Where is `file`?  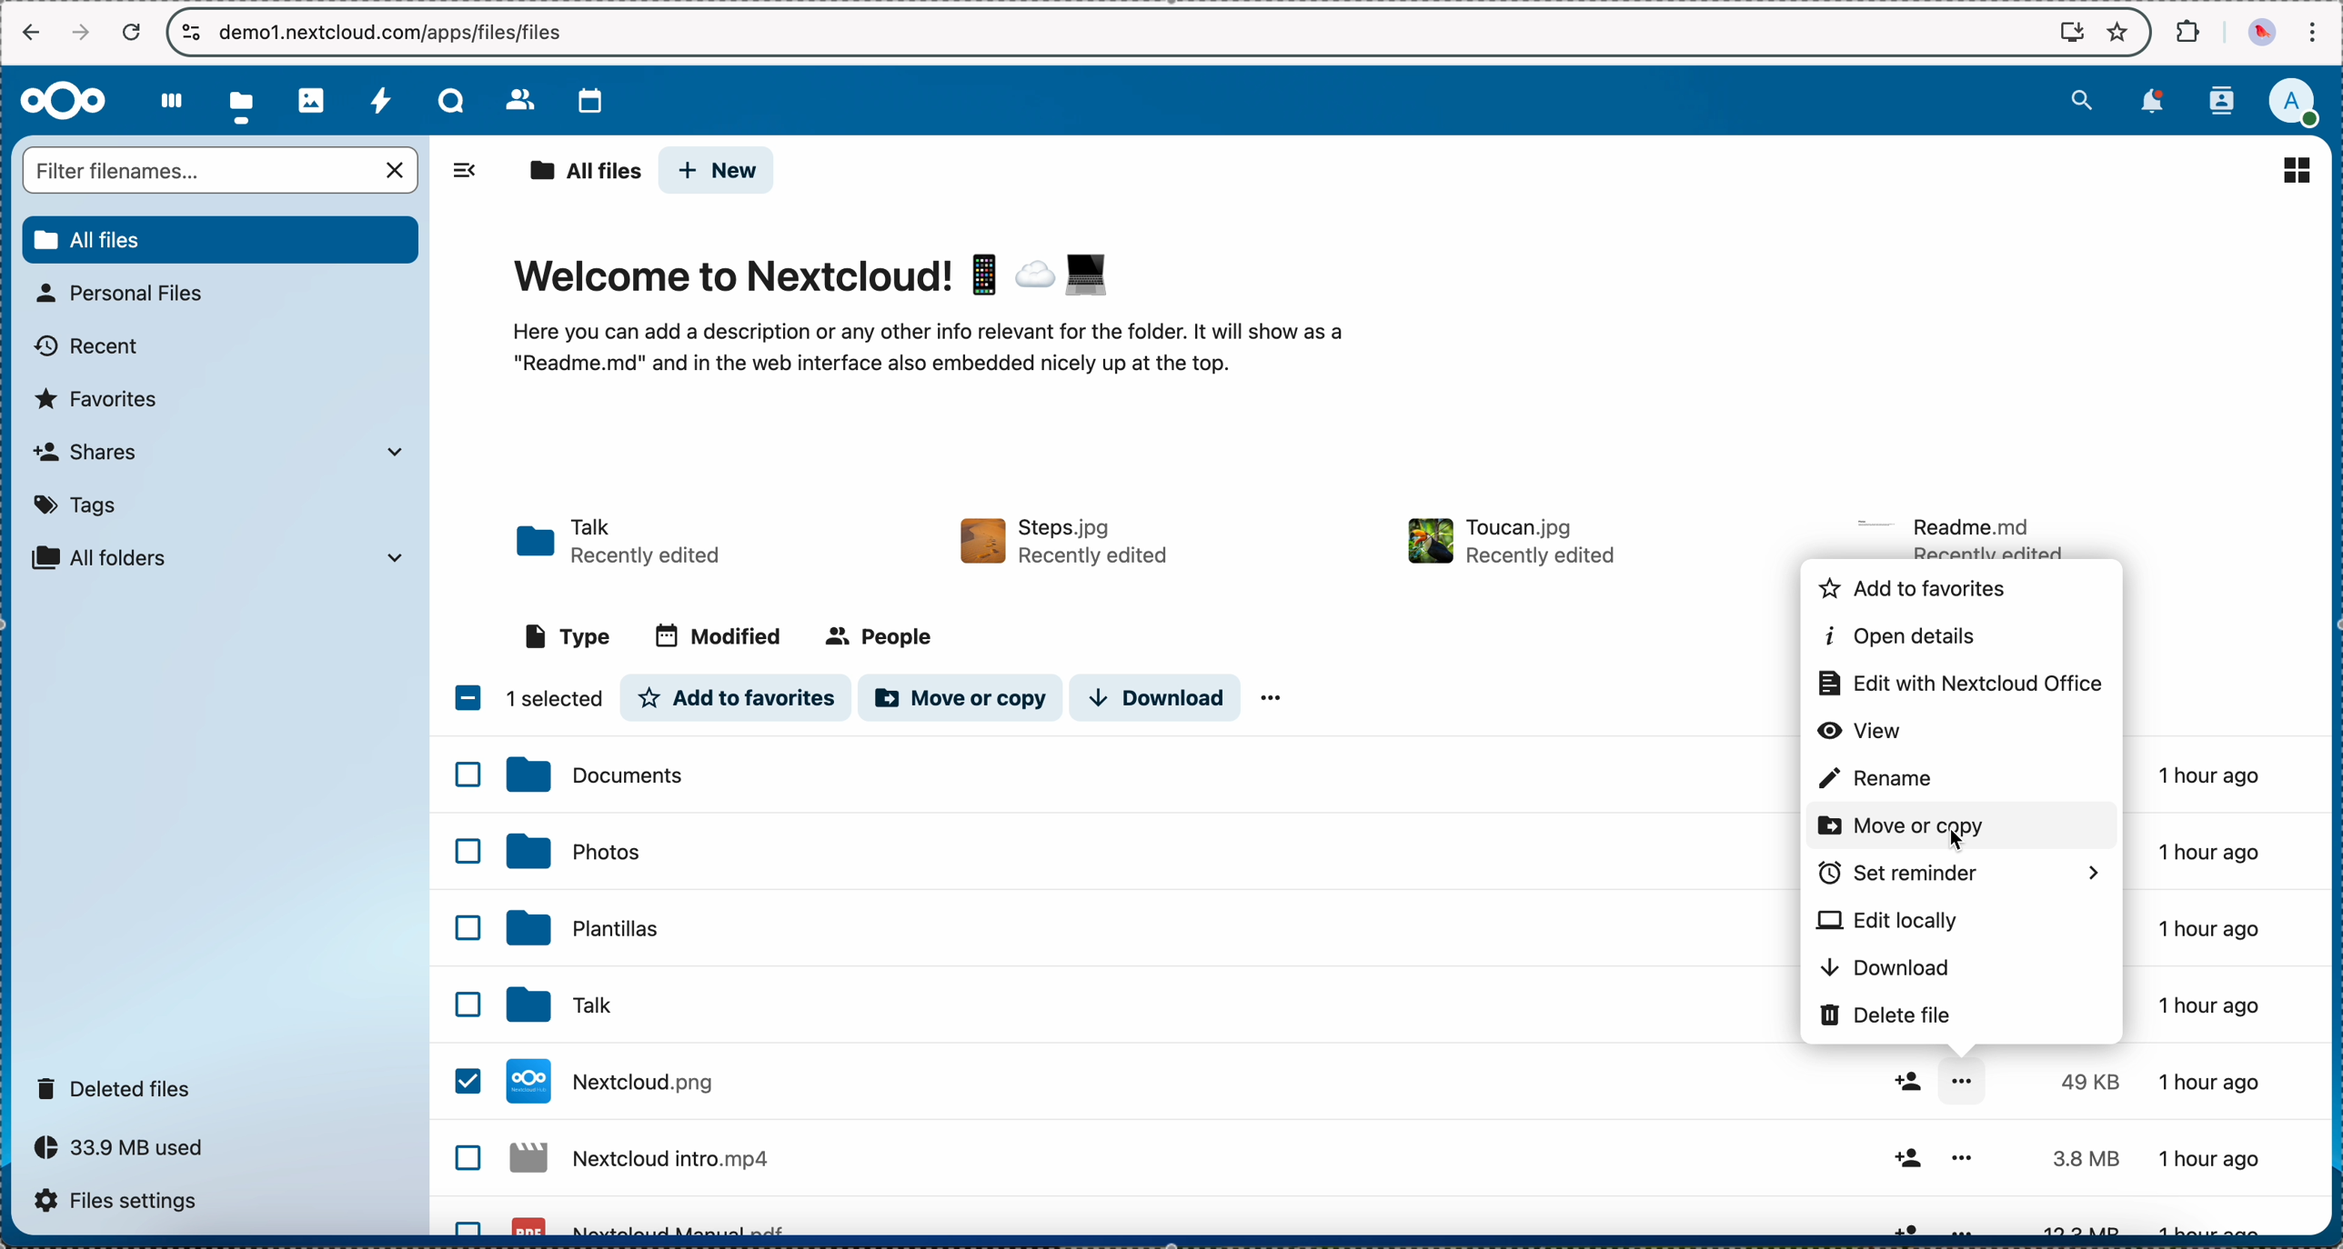
file is located at coordinates (1068, 542).